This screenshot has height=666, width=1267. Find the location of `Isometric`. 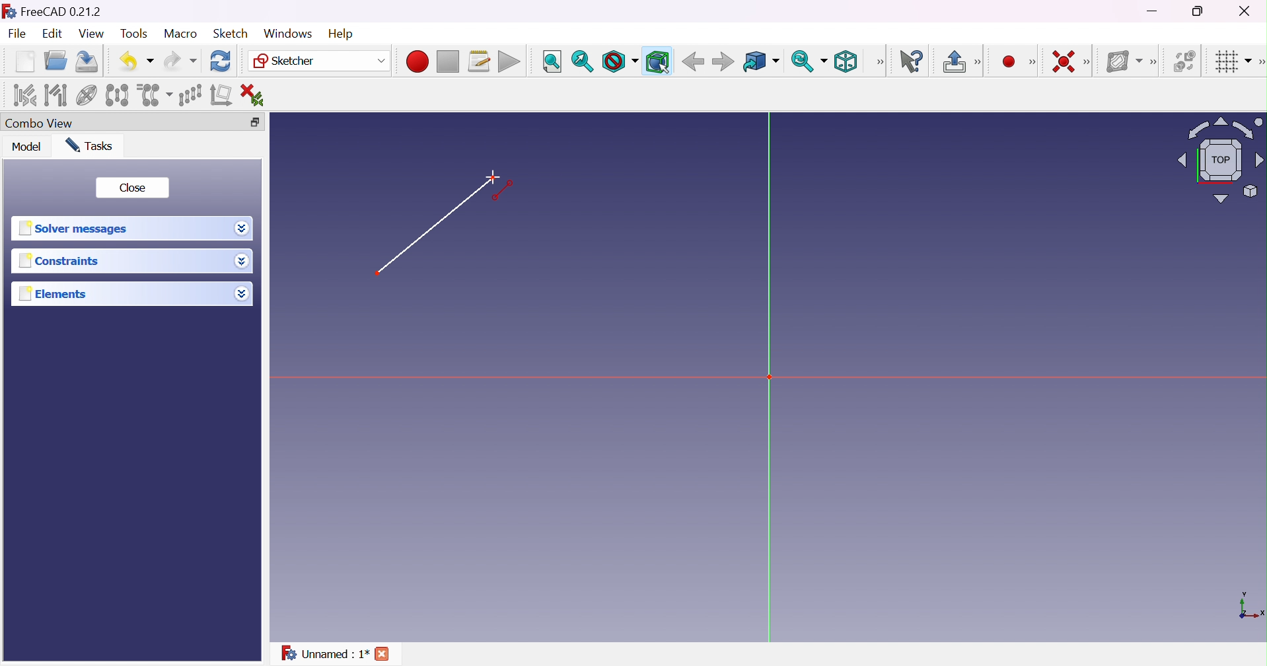

Isometric is located at coordinates (849, 61).